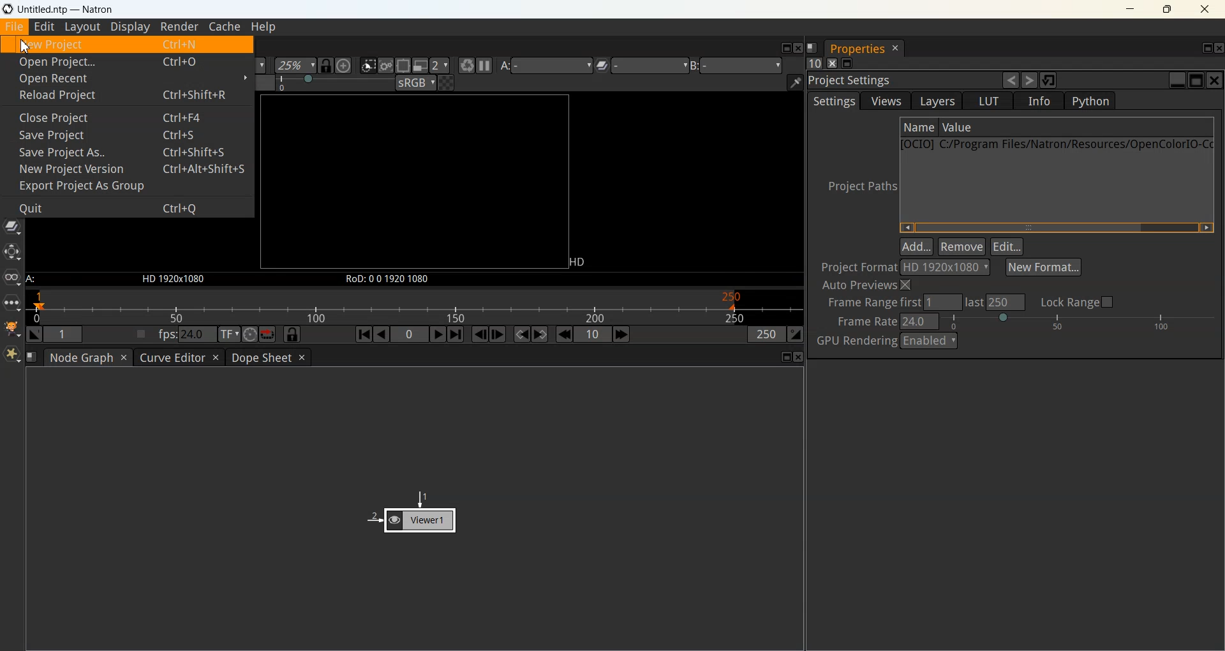  What do you see at coordinates (368, 65) in the screenshot?
I see `Clips the image` at bounding box center [368, 65].